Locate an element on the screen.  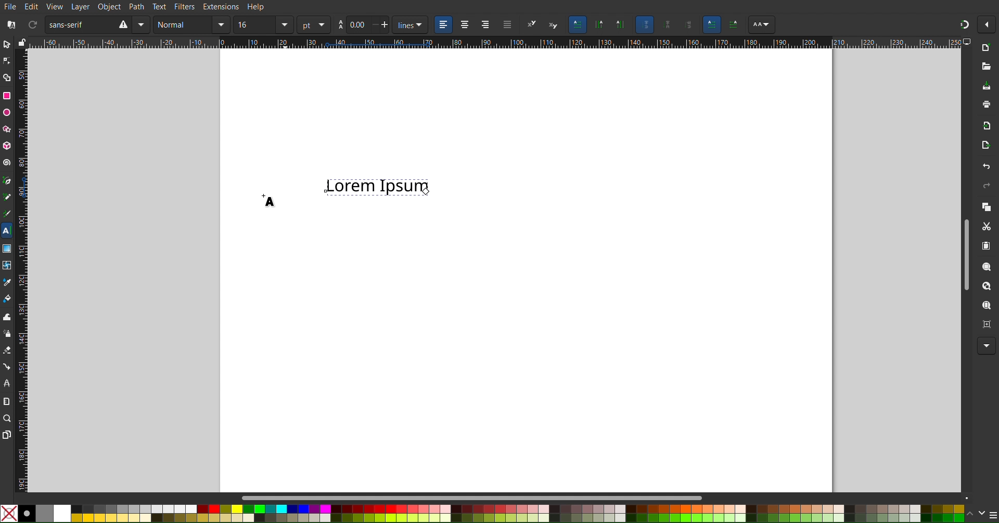
Zoom Selection is located at coordinates (987, 266).